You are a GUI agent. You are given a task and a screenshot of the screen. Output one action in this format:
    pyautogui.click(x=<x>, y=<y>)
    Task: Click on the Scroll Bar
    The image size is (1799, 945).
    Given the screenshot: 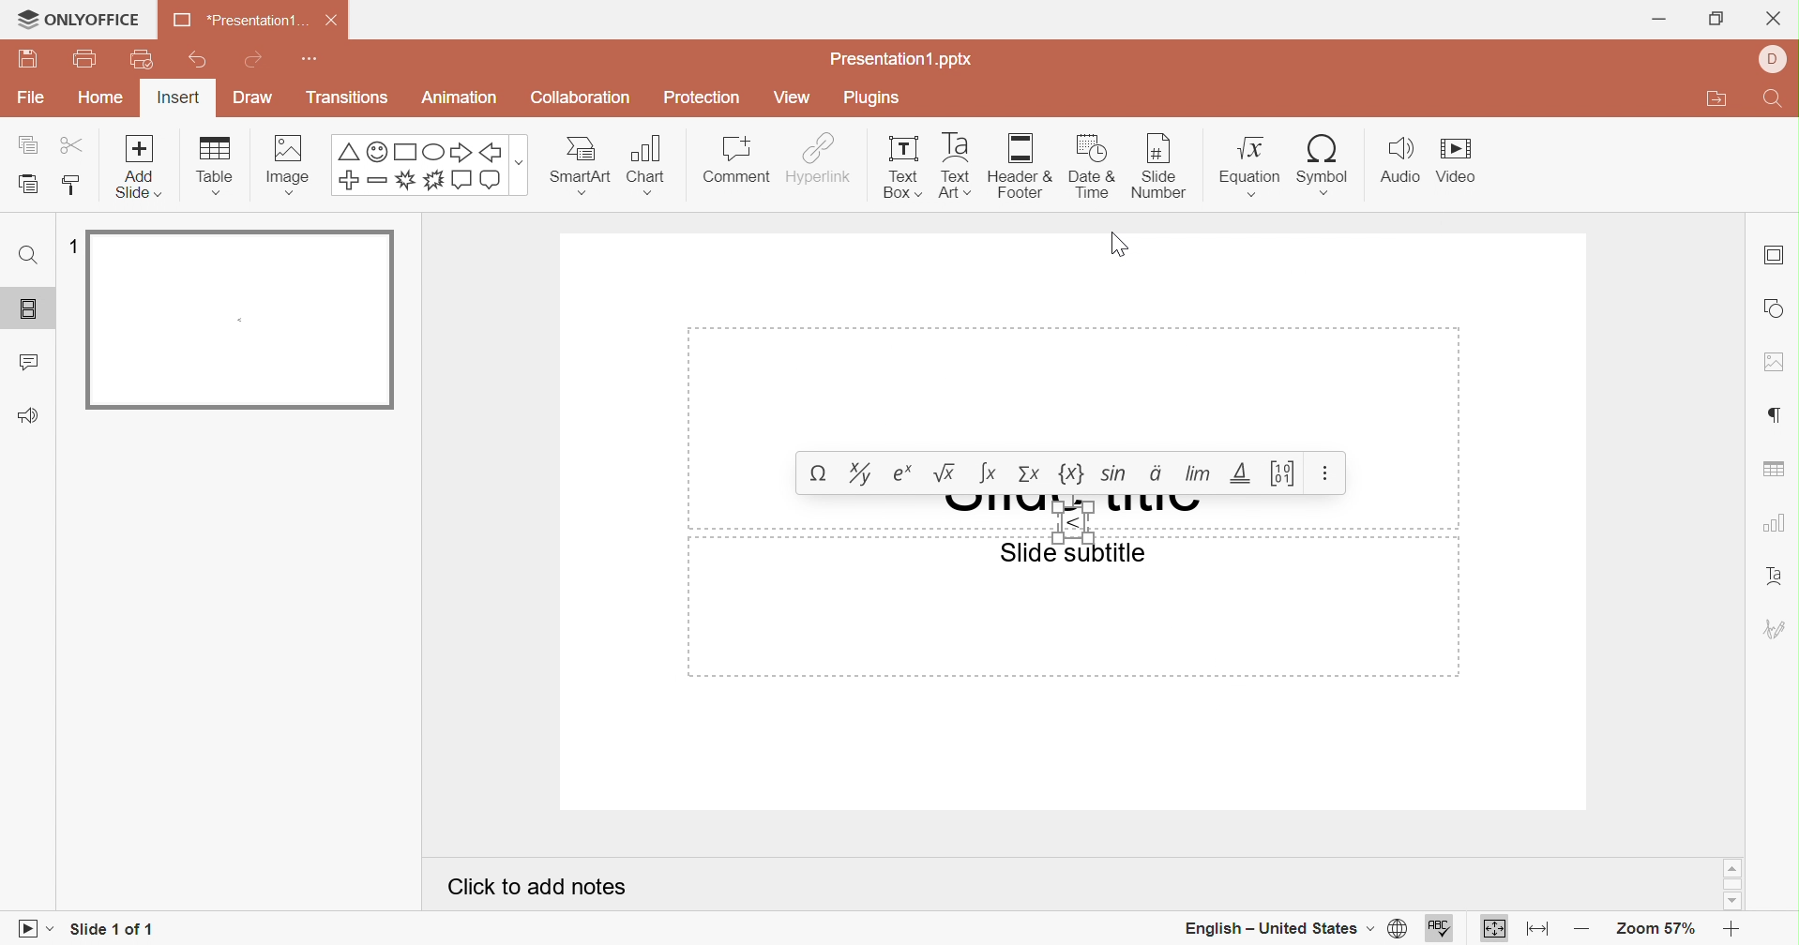 What is the action you would take?
    pyautogui.click(x=1732, y=887)
    